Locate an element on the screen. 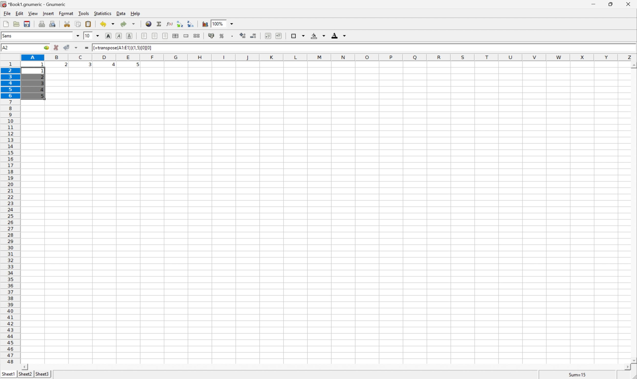  go to is located at coordinates (47, 48).